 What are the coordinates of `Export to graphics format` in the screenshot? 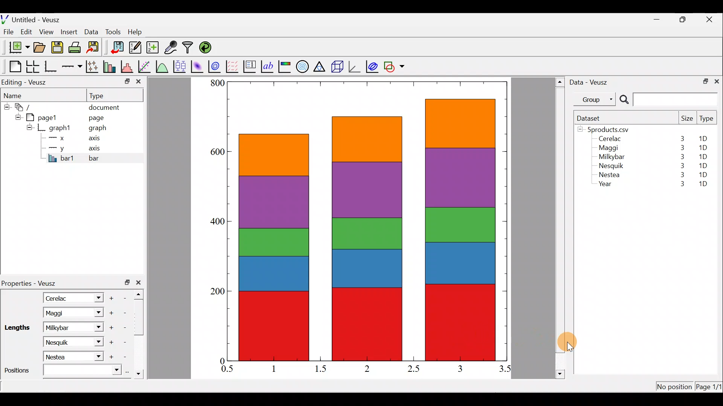 It's located at (95, 48).